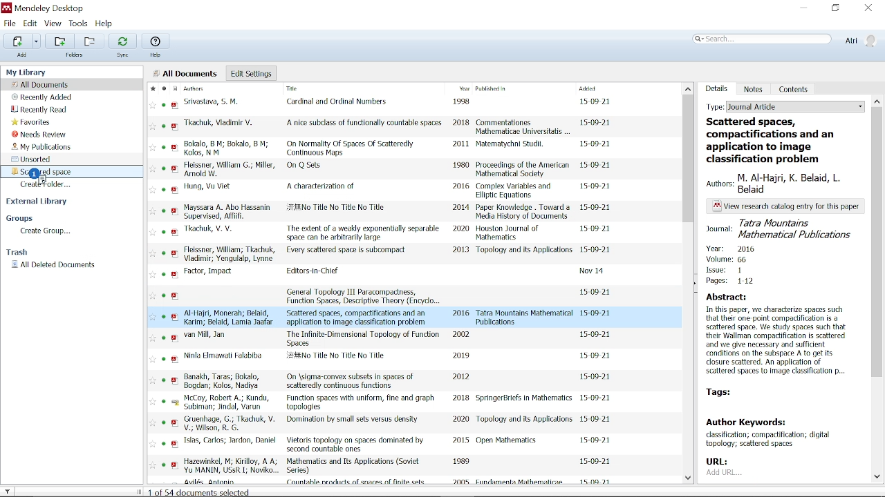 This screenshot has height=497, width=885. I want to click on Contents, so click(794, 88).